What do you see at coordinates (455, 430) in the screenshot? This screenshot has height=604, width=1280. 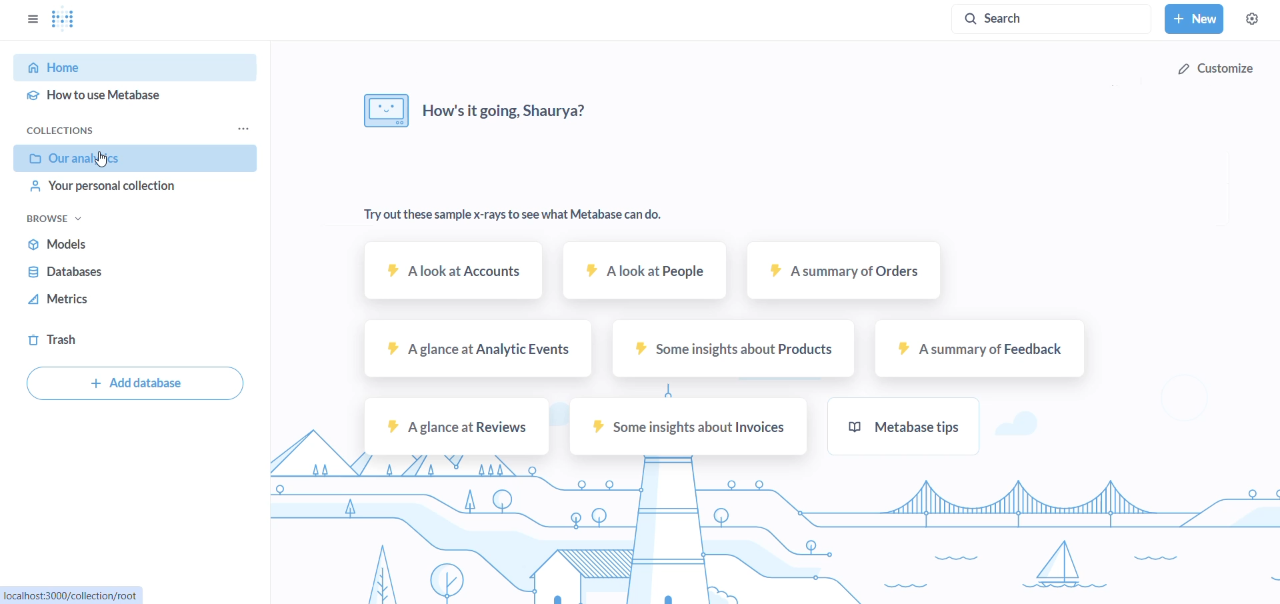 I see `A glance at Reviews sample` at bounding box center [455, 430].